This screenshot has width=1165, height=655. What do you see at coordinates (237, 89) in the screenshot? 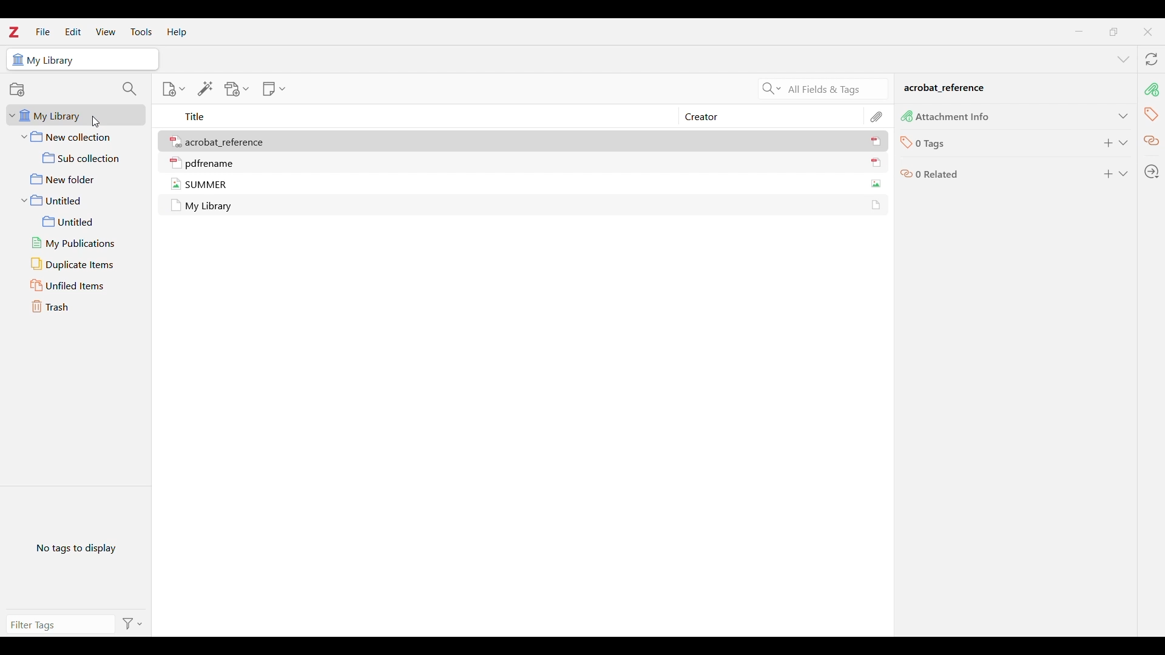
I see `Add attachment options` at bounding box center [237, 89].